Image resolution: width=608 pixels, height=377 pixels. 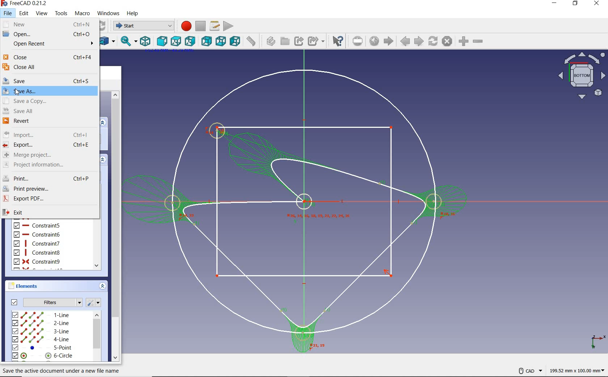 What do you see at coordinates (84, 14) in the screenshot?
I see `macro` at bounding box center [84, 14].